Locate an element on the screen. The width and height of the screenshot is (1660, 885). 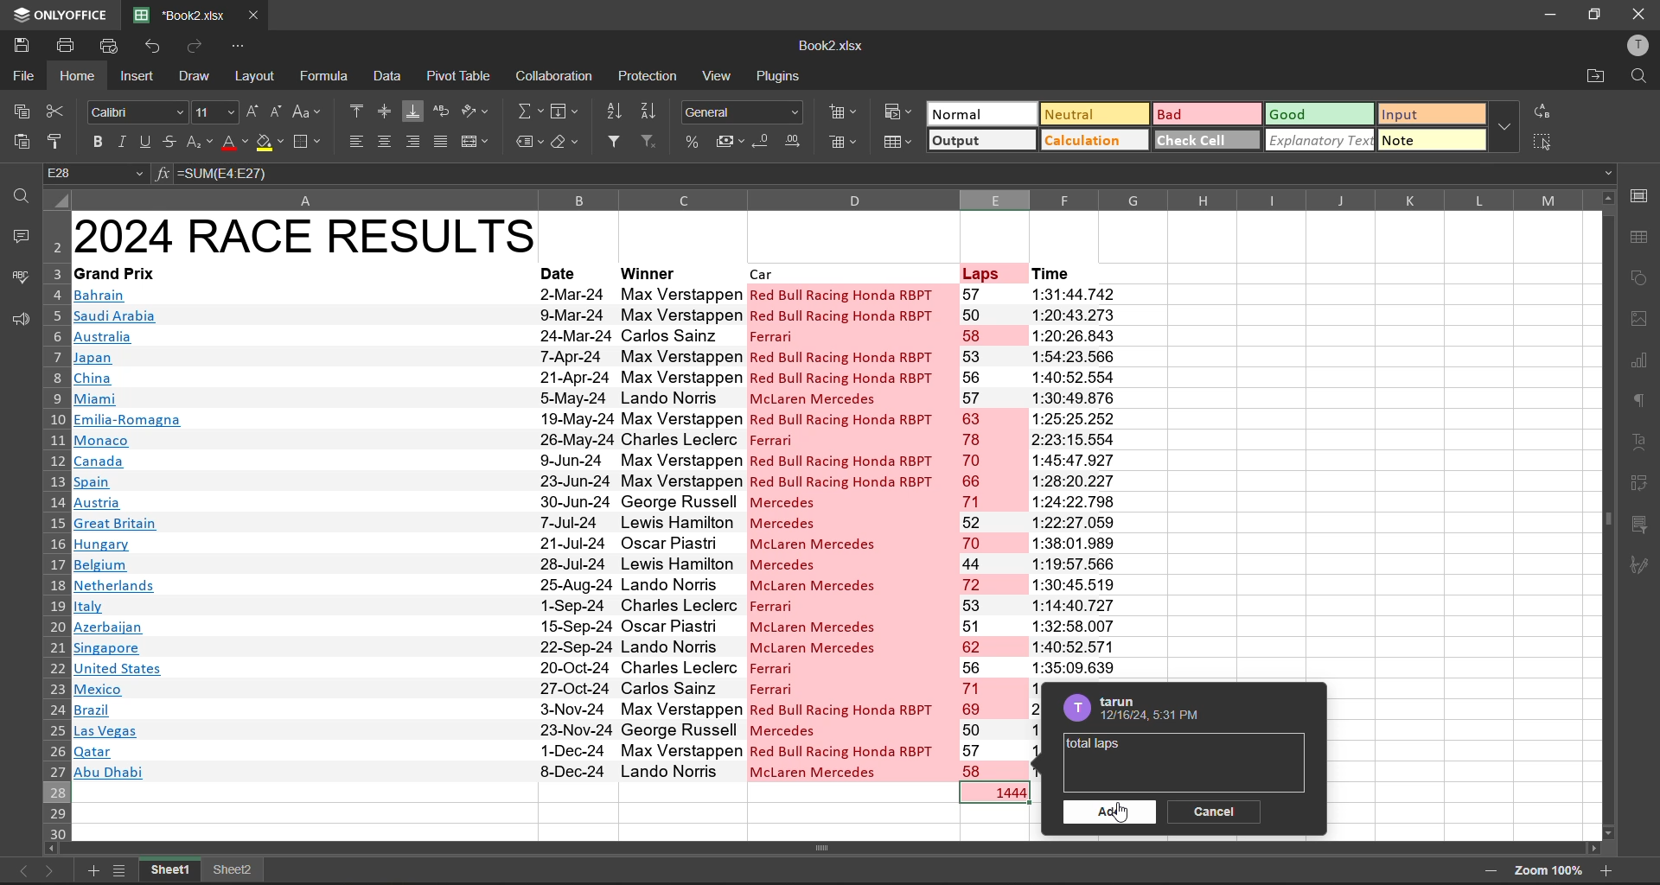
column name is located at coordinates (825, 199).